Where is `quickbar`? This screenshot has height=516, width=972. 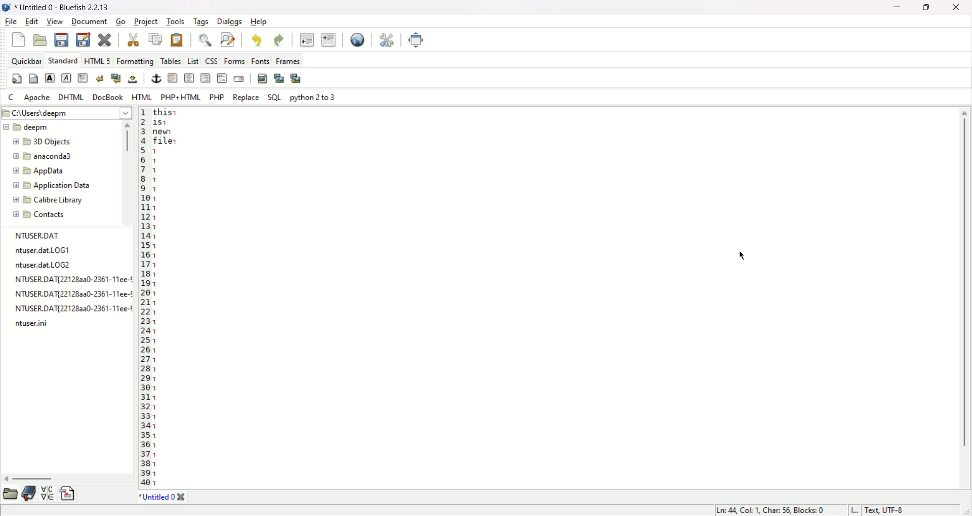 quickbar is located at coordinates (26, 61).